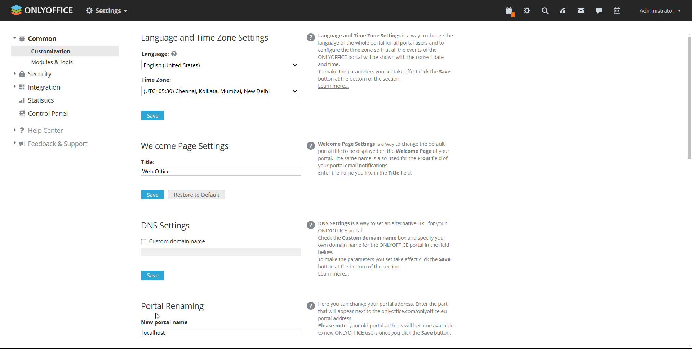 Image resolution: width=692 pixels, height=349 pixels. Describe the element at coordinates (384, 161) in the screenshot. I see `(@ Welcome Page Settings is a way to change the default
portal ttle to be displayed on the Welcome Page of your
portal, The same name is also used for the From field of

your portal email notifications.
| Enter the name you like in the Title field.` at that location.